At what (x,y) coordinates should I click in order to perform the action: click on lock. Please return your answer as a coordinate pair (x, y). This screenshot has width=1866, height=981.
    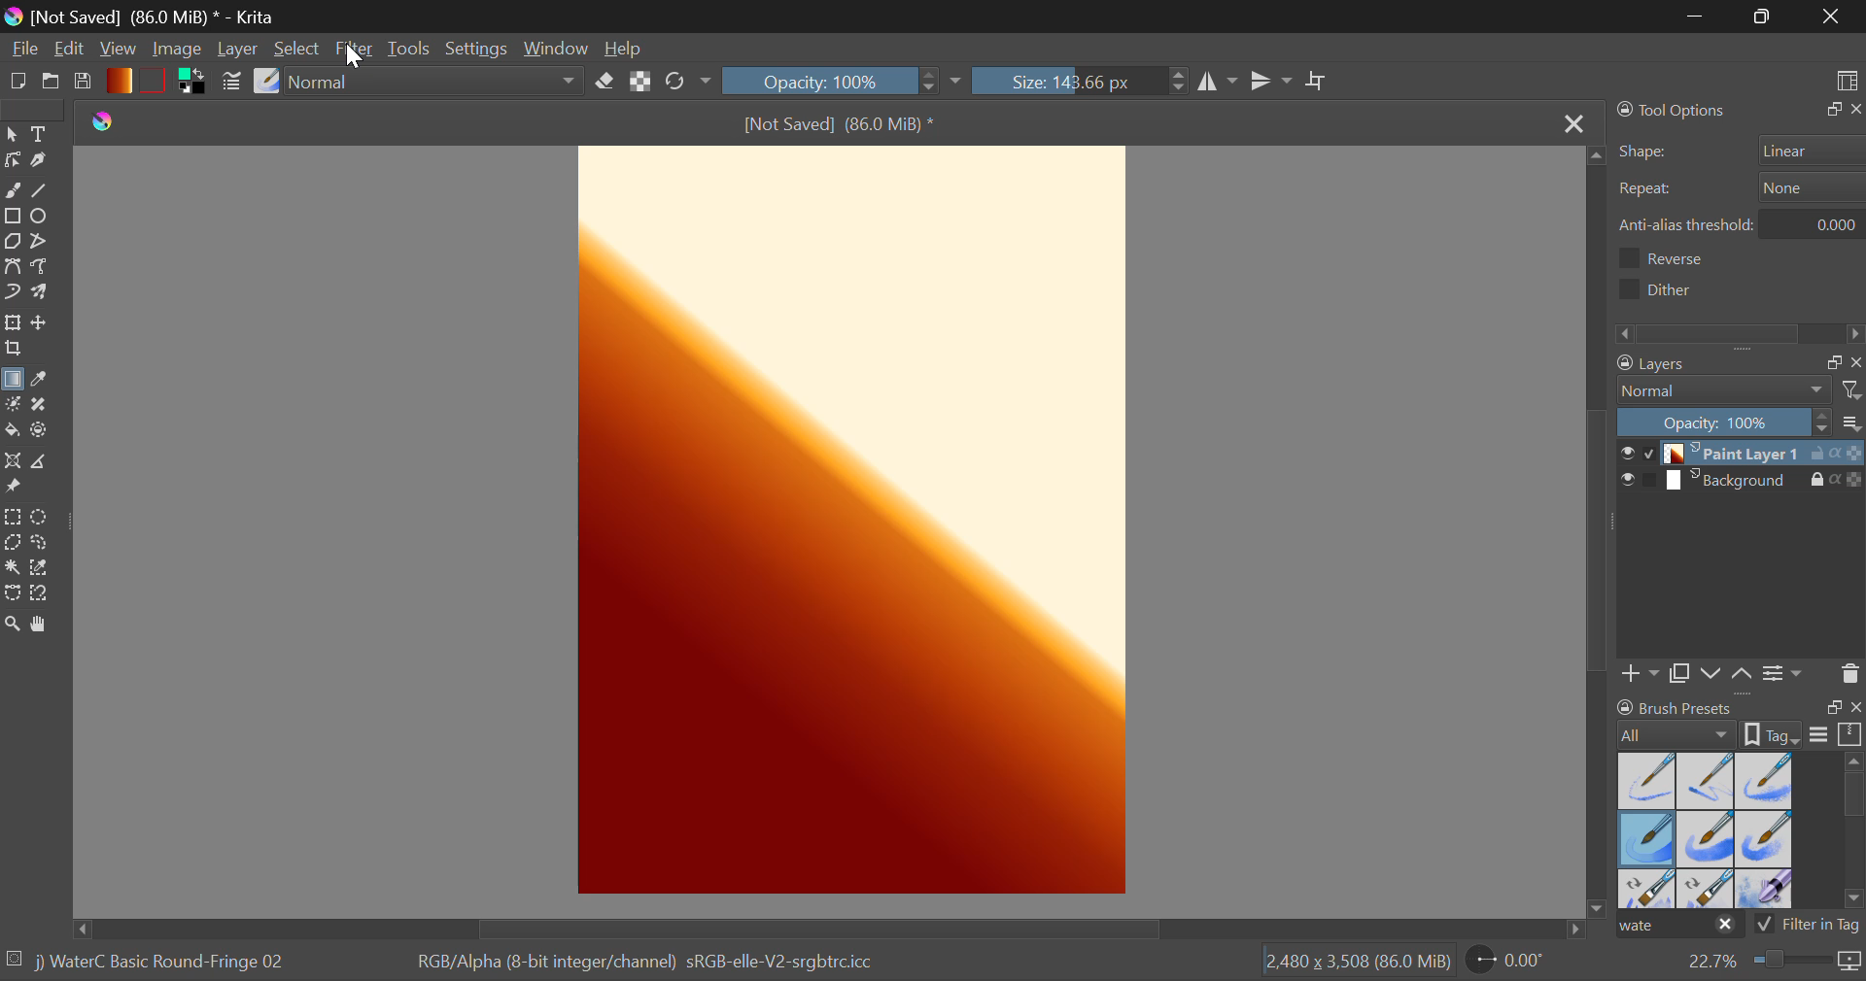
    Looking at the image, I should click on (1820, 481).